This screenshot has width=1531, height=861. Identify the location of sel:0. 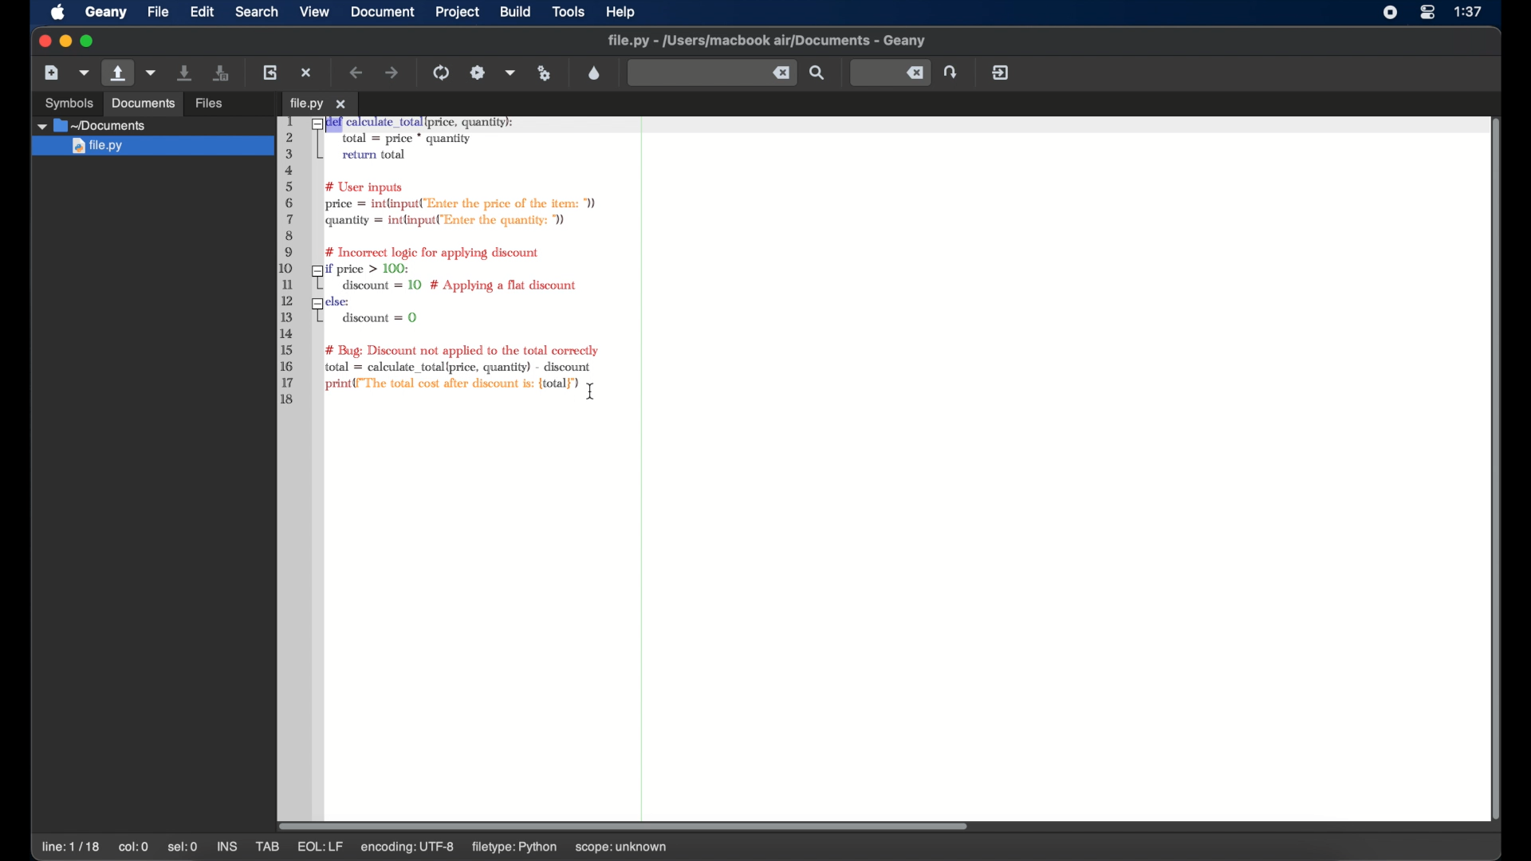
(183, 847).